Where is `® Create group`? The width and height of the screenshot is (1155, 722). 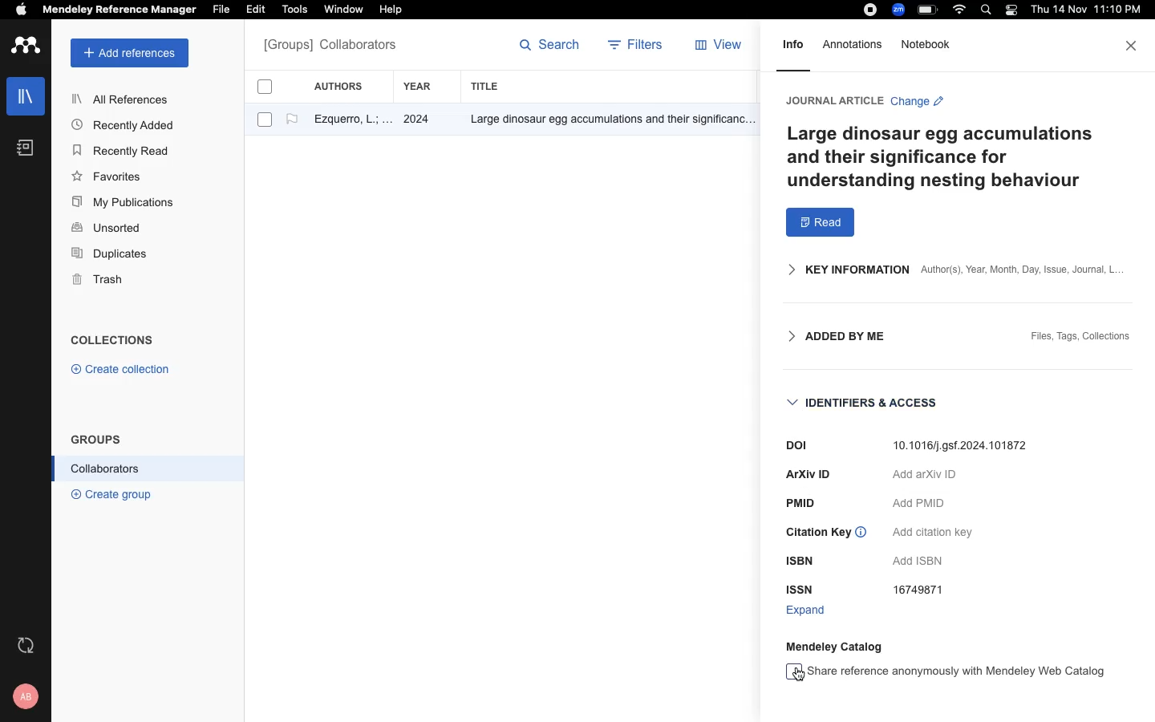
® Create group is located at coordinates (108, 493).